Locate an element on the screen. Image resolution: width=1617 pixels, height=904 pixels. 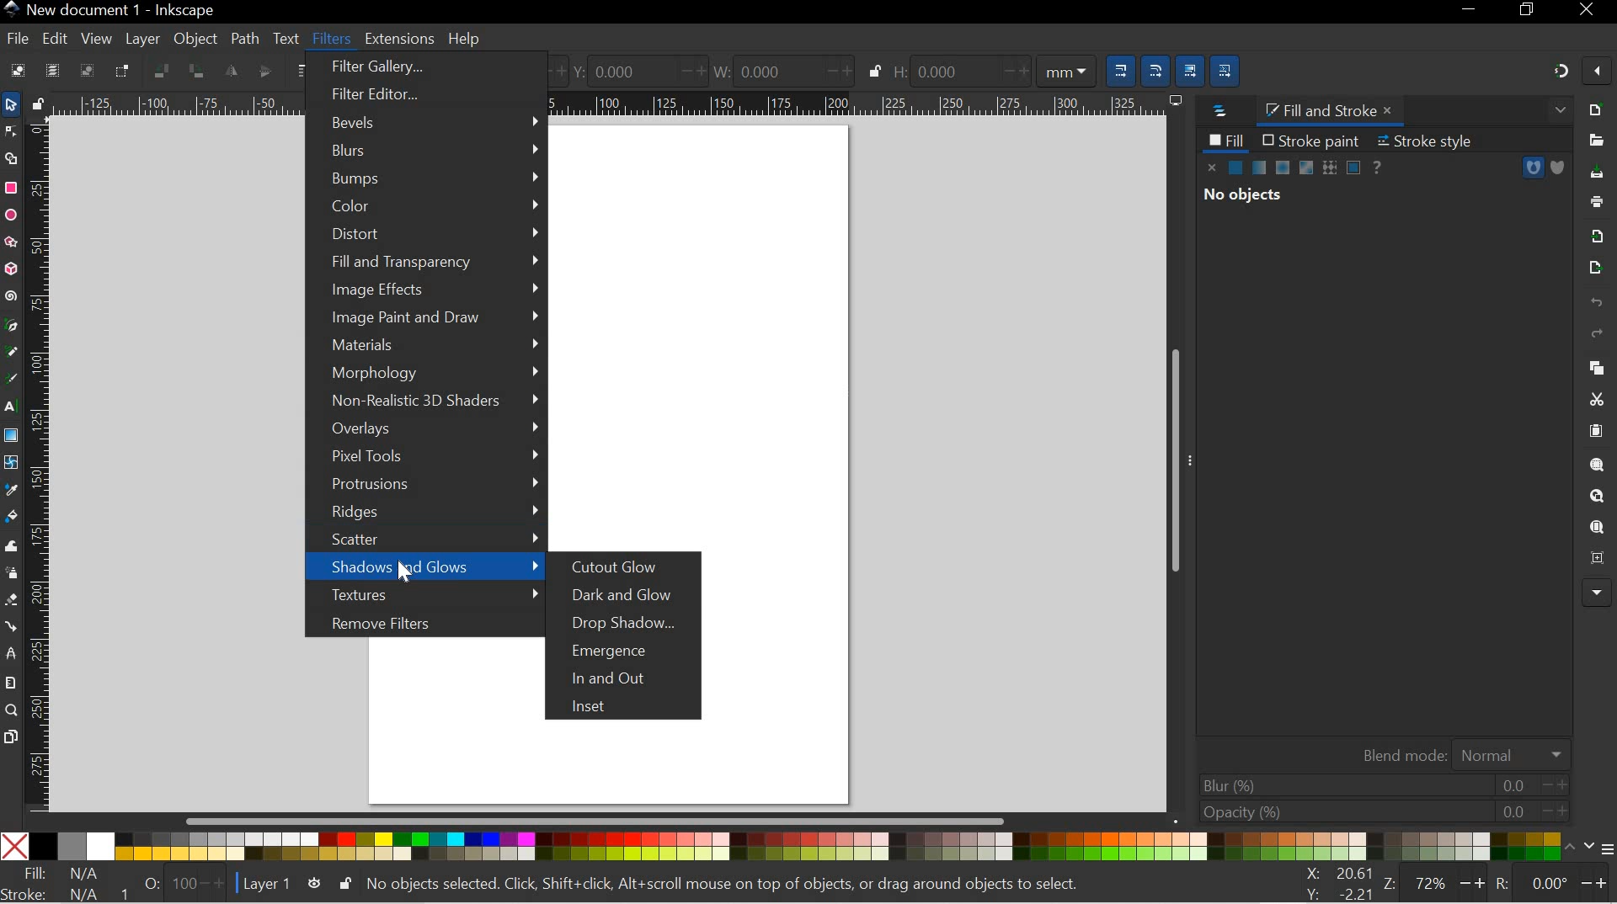
Y-AXIS is located at coordinates (633, 70).